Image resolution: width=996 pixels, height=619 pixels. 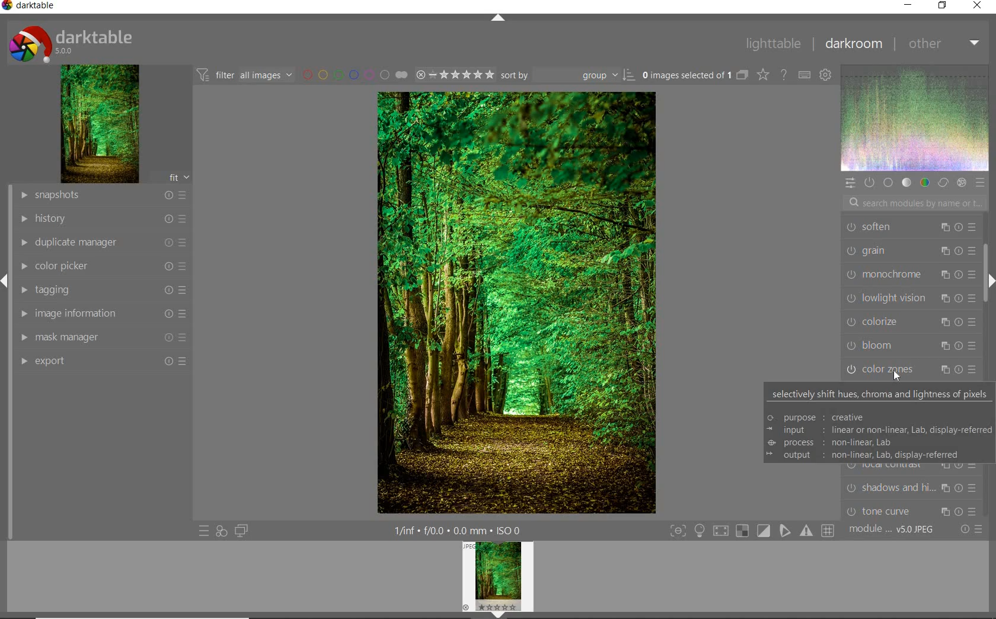 What do you see at coordinates (897, 375) in the screenshot?
I see `cursor` at bounding box center [897, 375].